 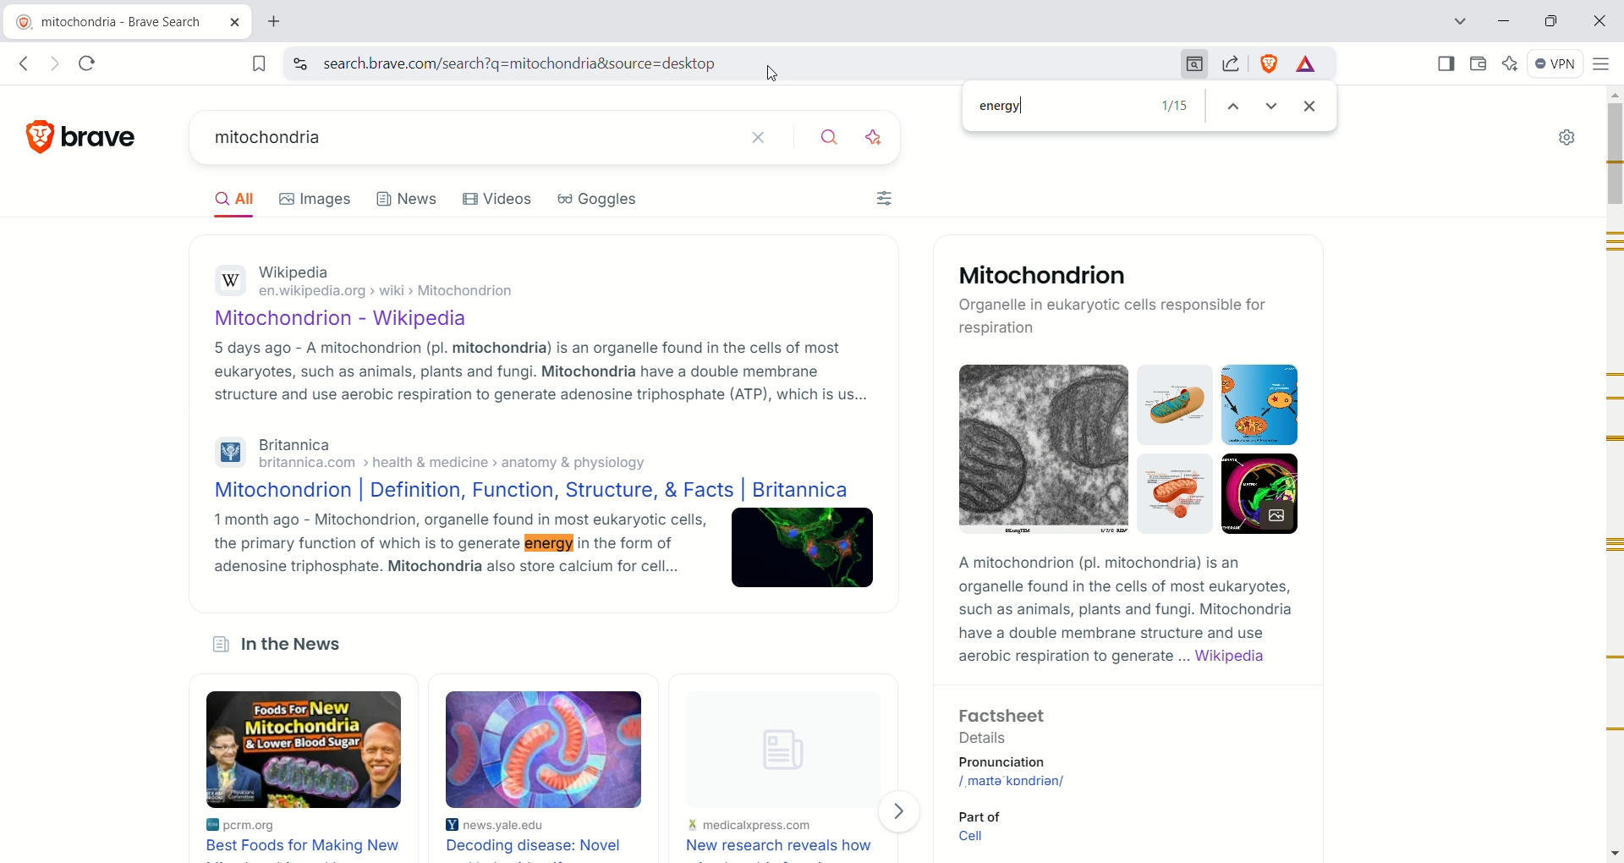 I want to click on A mitochondrion (pl. mitochondria) Is an organelle found in the cells of most eukaryotes, such as animals, plants and fungi. Mitochondria have a double membrane structure and use, so click(x=1139, y=600).